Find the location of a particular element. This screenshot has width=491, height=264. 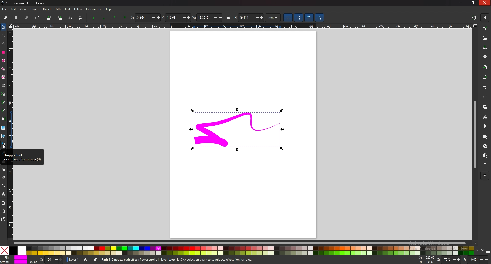

scroll bar is located at coordinates (245, 243).